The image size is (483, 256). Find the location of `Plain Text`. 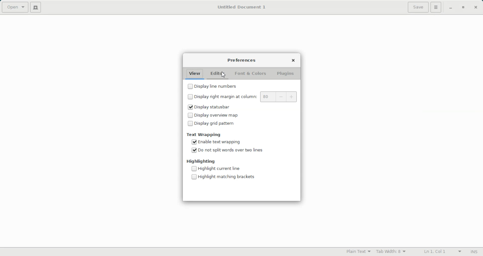

Plain Text is located at coordinates (358, 251).